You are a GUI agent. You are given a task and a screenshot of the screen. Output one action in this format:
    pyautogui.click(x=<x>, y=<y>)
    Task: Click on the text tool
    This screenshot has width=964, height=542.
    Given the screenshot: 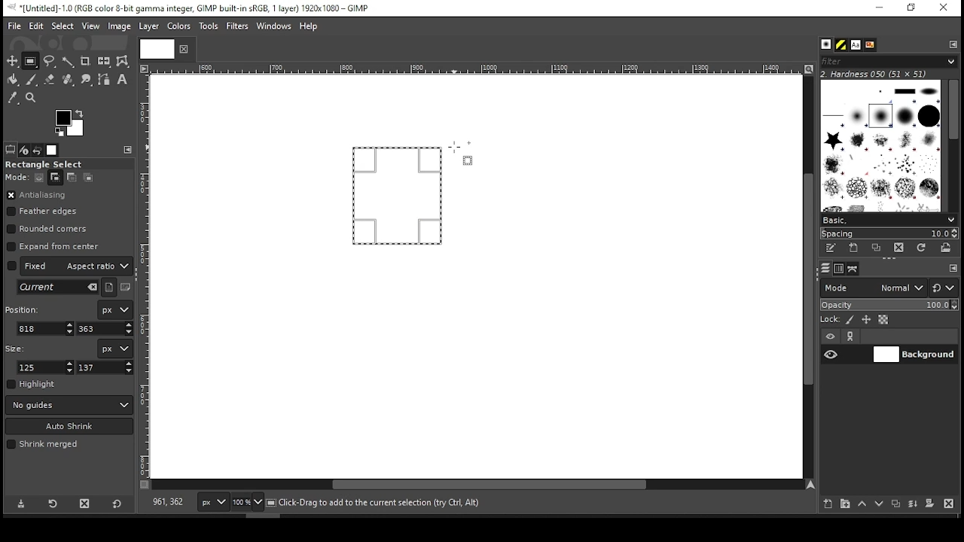 What is the action you would take?
    pyautogui.click(x=122, y=81)
    